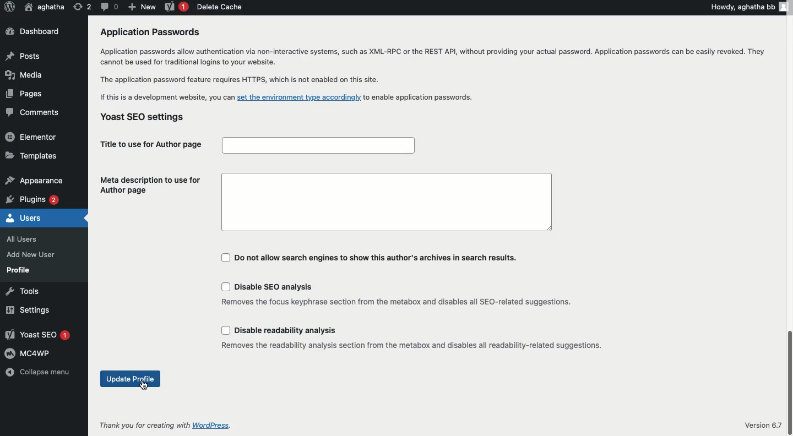 The image size is (793, 436). What do you see at coordinates (789, 217) in the screenshot?
I see `Scrollbar` at bounding box center [789, 217].